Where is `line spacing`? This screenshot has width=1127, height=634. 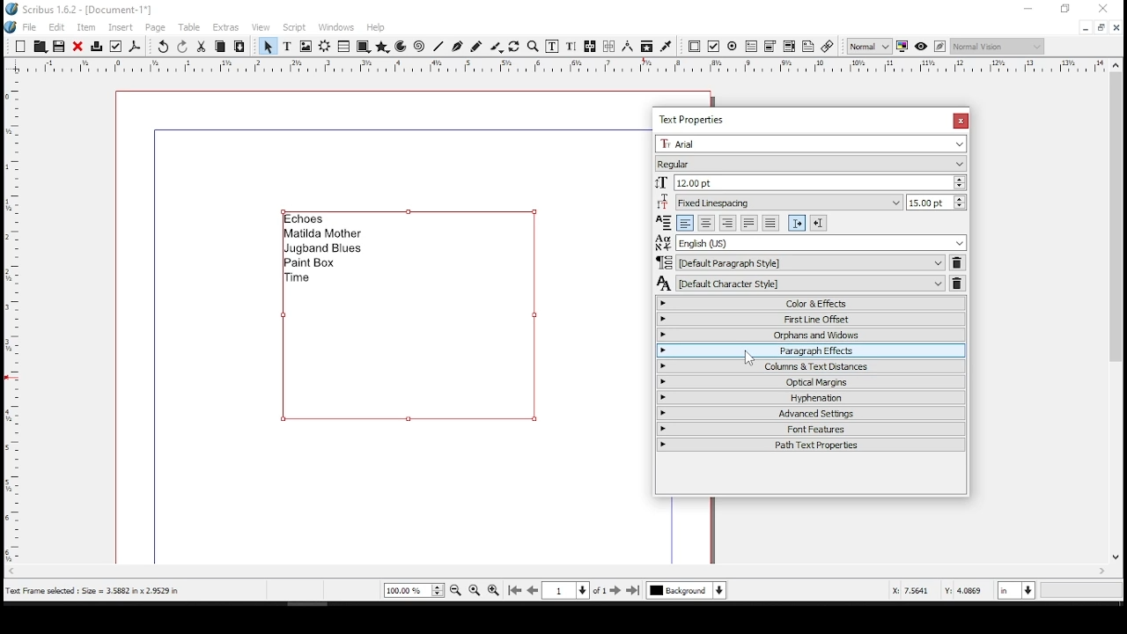 line spacing is located at coordinates (935, 202).